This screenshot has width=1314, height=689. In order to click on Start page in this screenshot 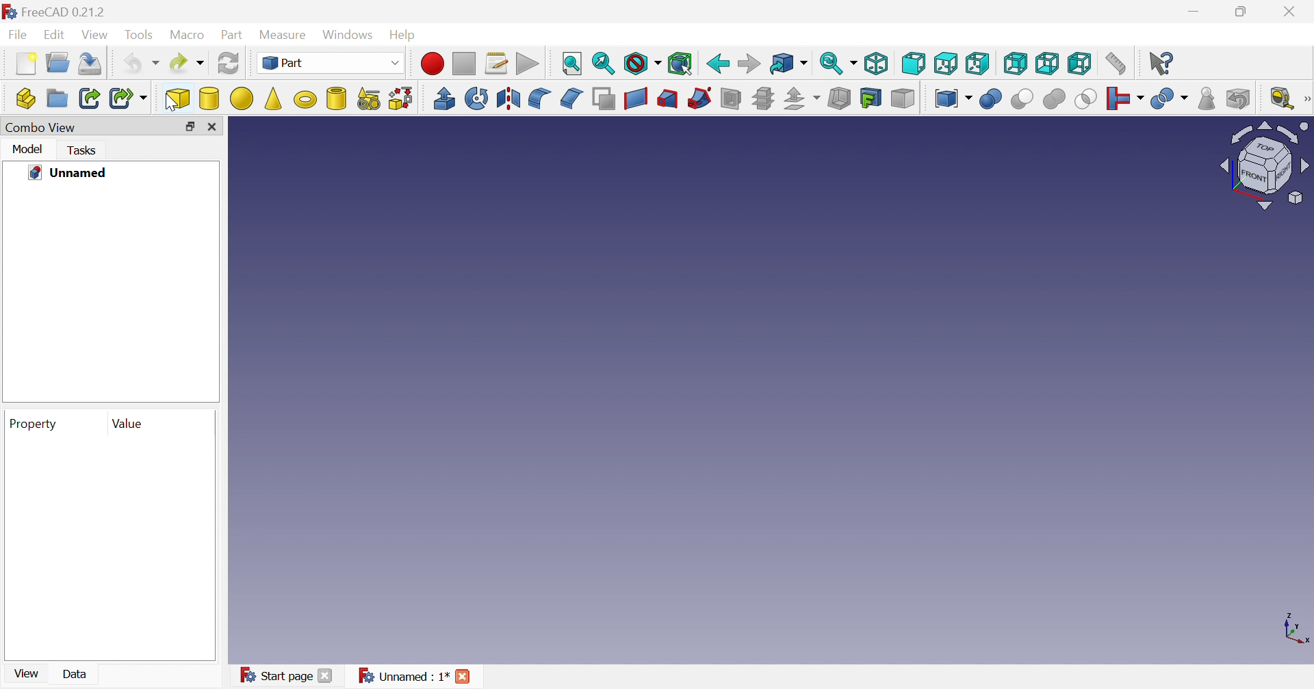, I will do `click(275, 675)`.